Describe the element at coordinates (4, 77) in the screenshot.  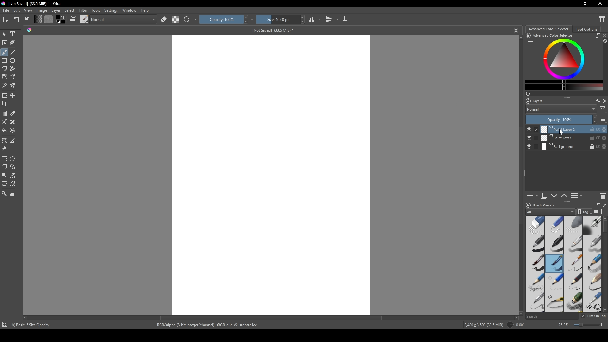
I see `bezier` at that location.